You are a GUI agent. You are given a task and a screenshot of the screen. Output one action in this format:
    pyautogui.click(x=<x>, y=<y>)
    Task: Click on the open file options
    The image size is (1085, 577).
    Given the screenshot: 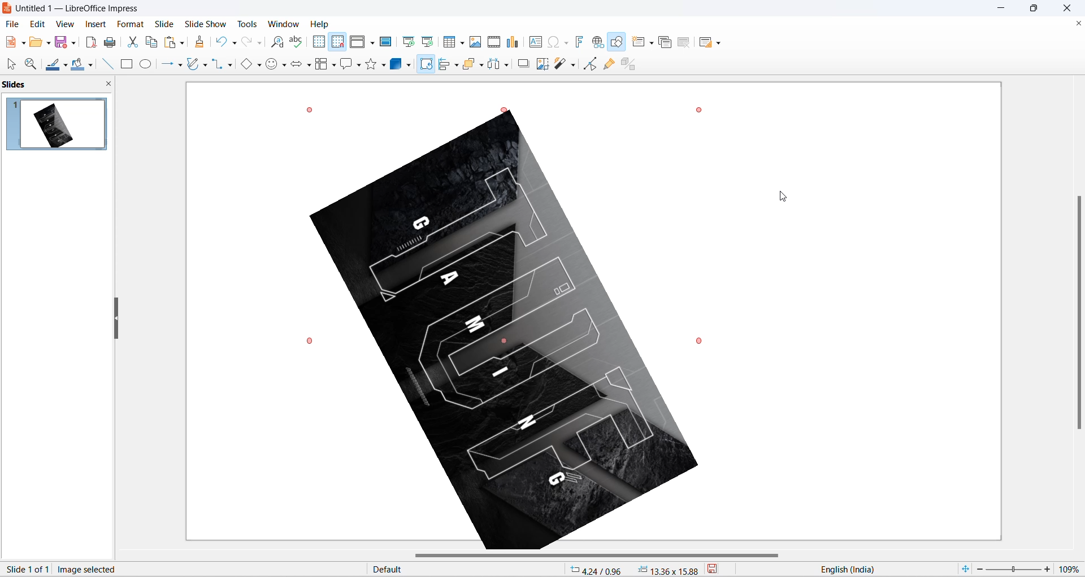 What is the action you would take?
    pyautogui.click(x=49, y=45)
    